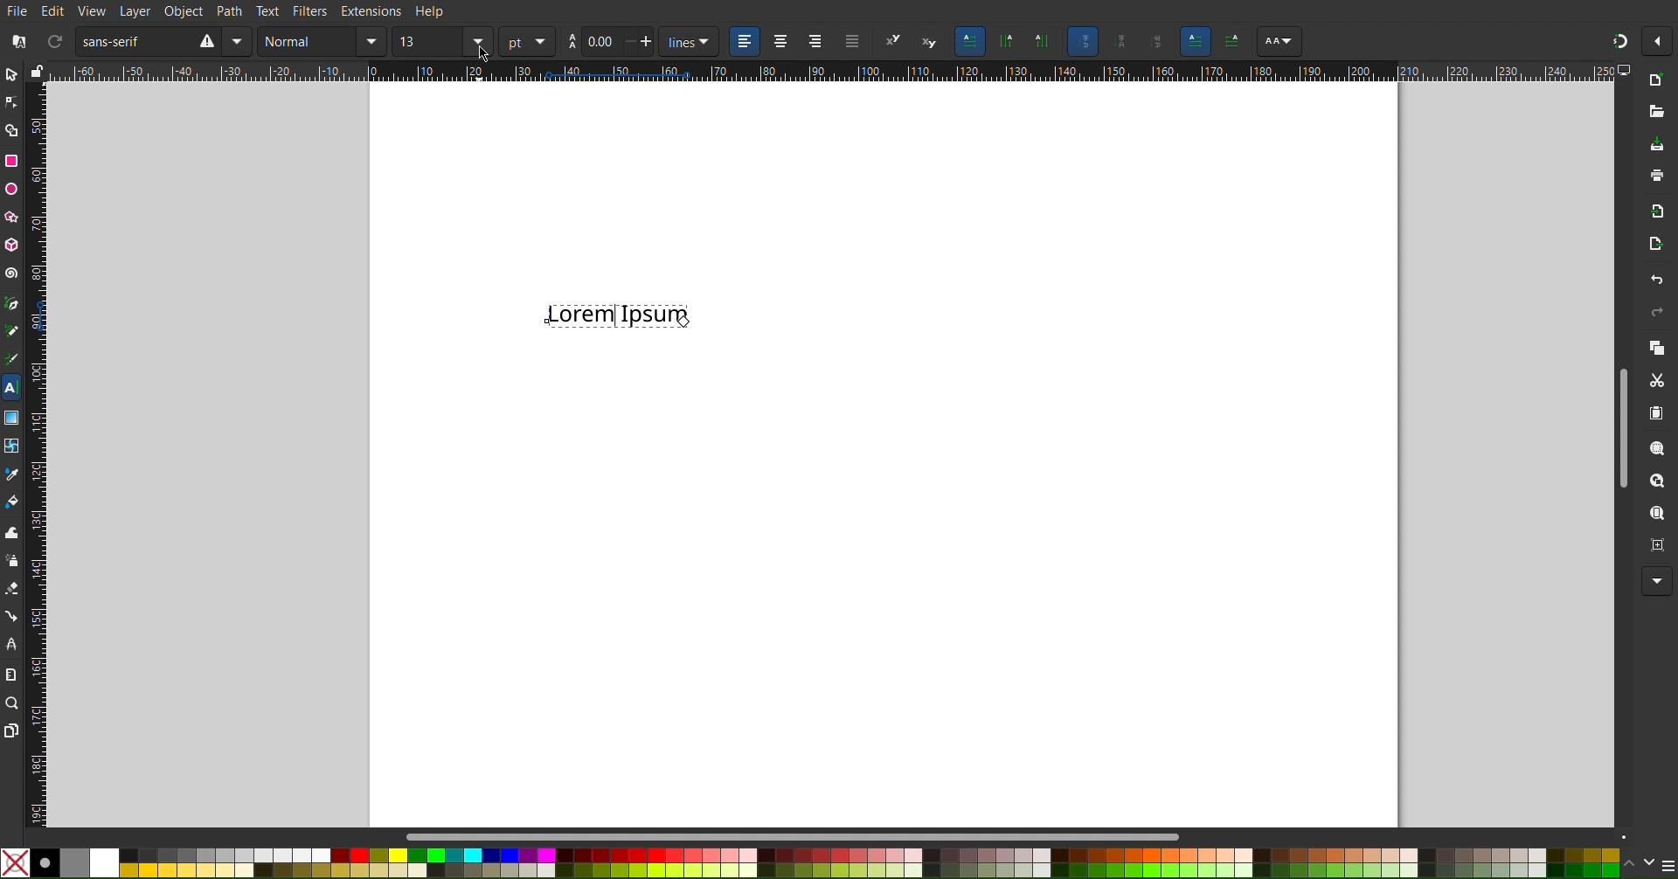 This screenshot has height=879, width=1678. Describe the element at coordinates (10, 646) in the screenshot. I see `LPE Tool` at that location.